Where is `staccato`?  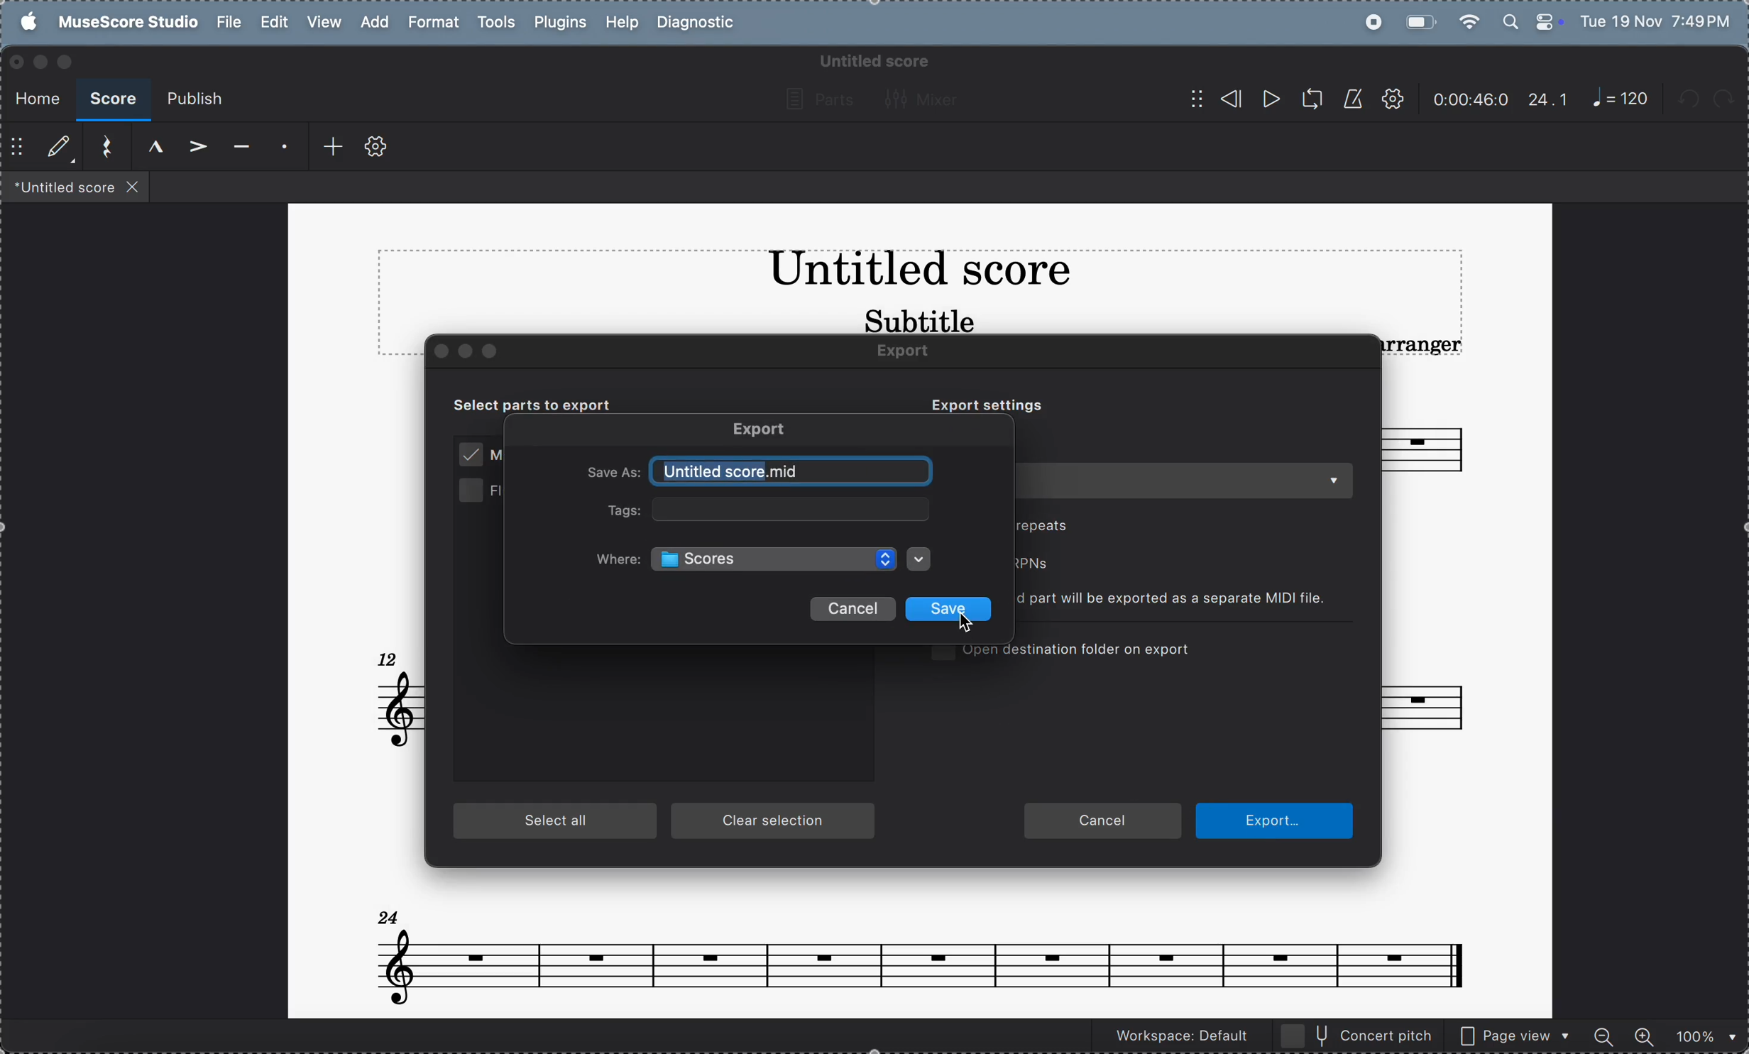 staccato is located at coordinates (281, 148).